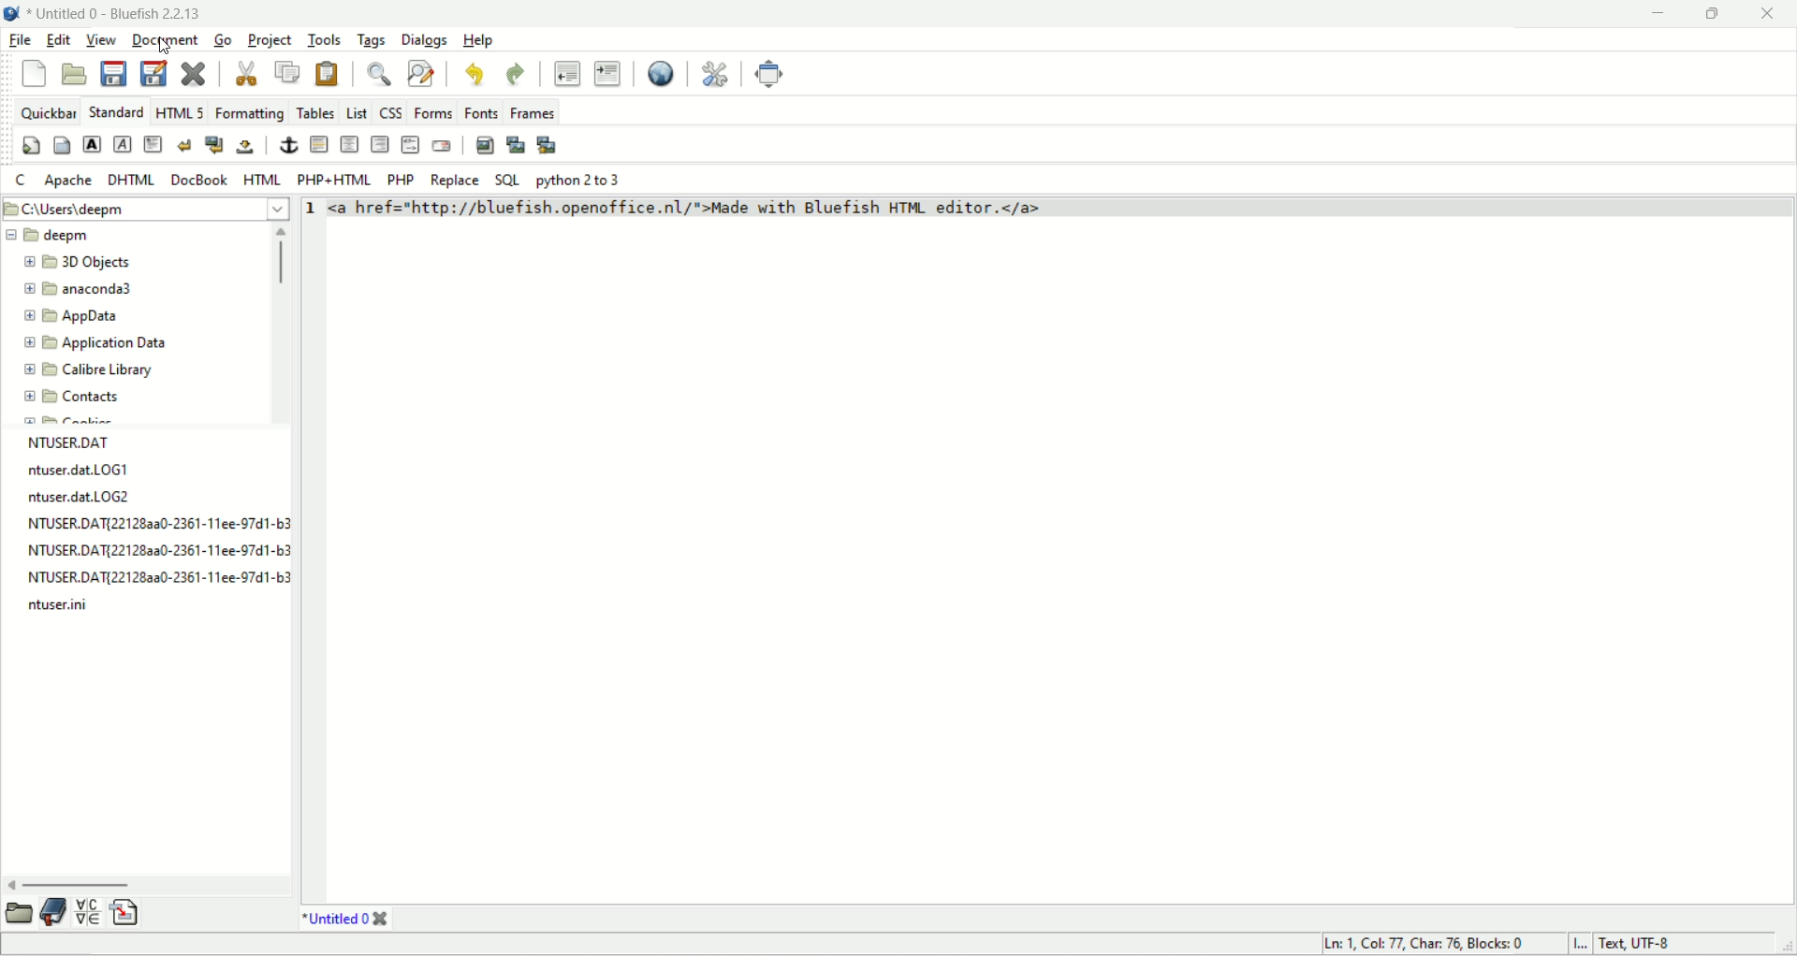  Describe the element at coordinates (144, 210) in the screenshot. I see `location` at that location.